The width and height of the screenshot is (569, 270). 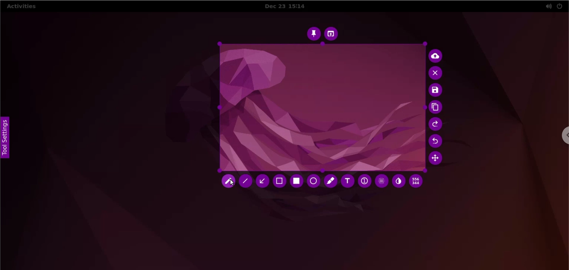 What do you see at coordinates (348, 182) in the screenshot?
I see `text tool` at bounding box center [348, 182].